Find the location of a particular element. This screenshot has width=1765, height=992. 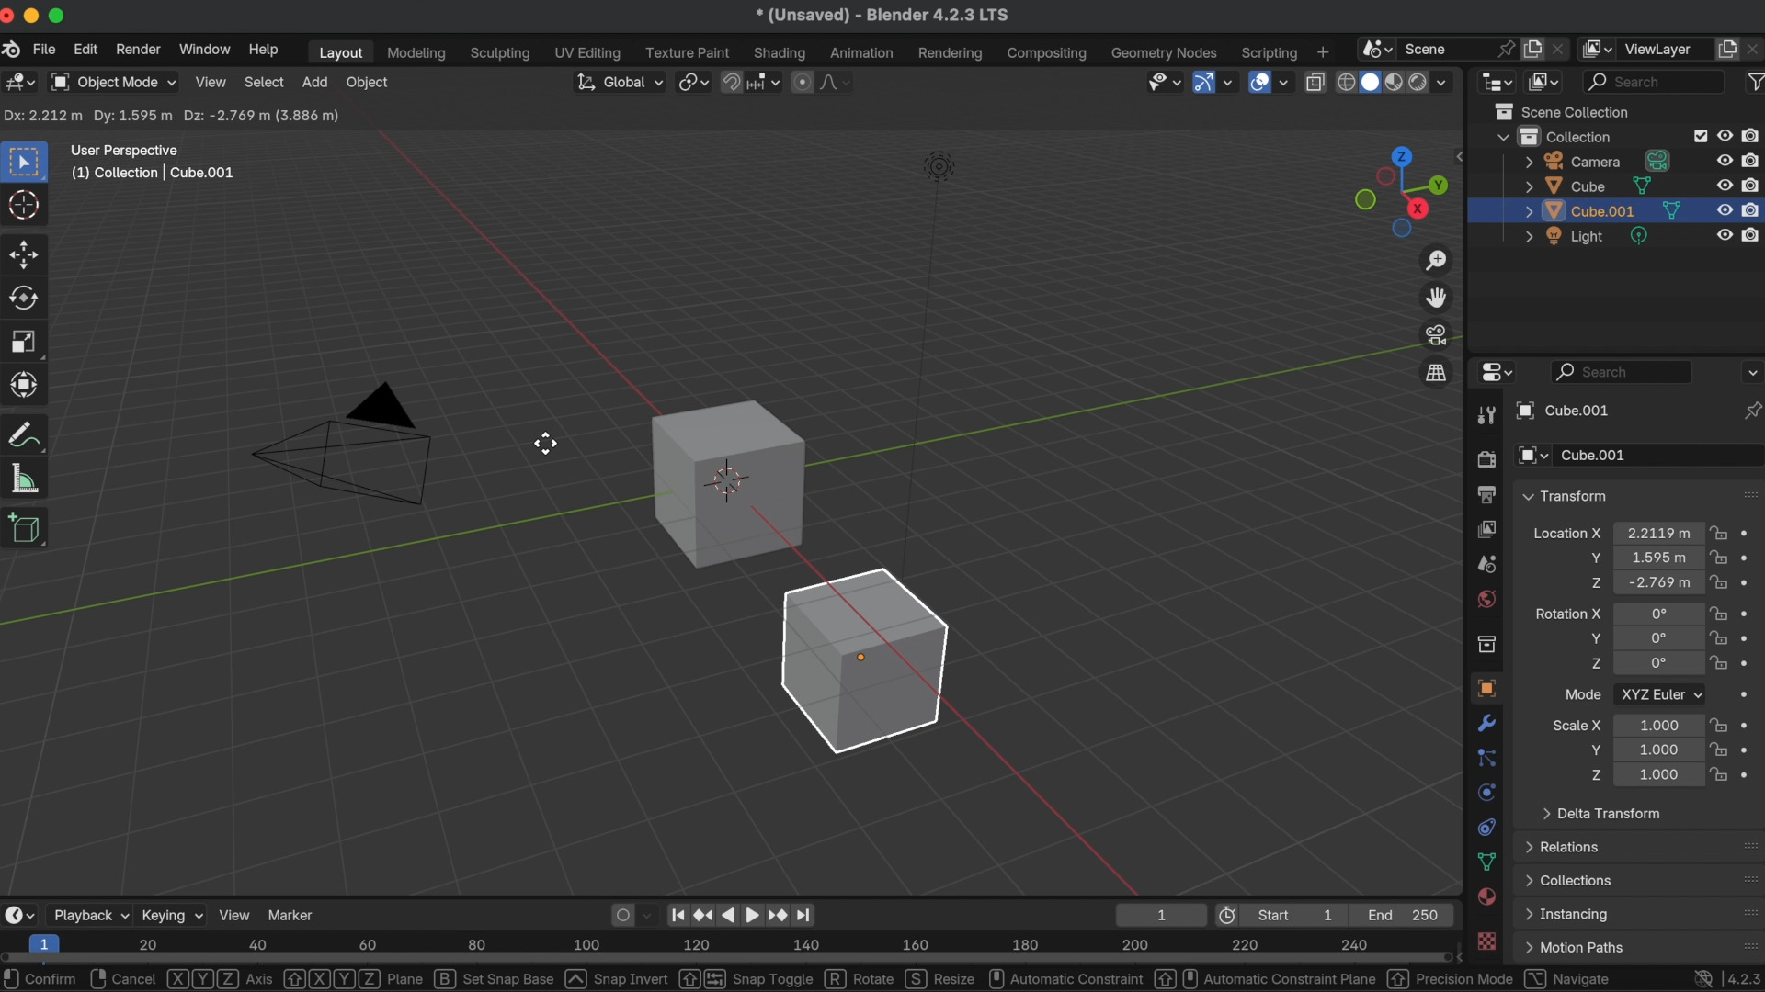

jumpt to keyframe is located at coordinates (777, 914).